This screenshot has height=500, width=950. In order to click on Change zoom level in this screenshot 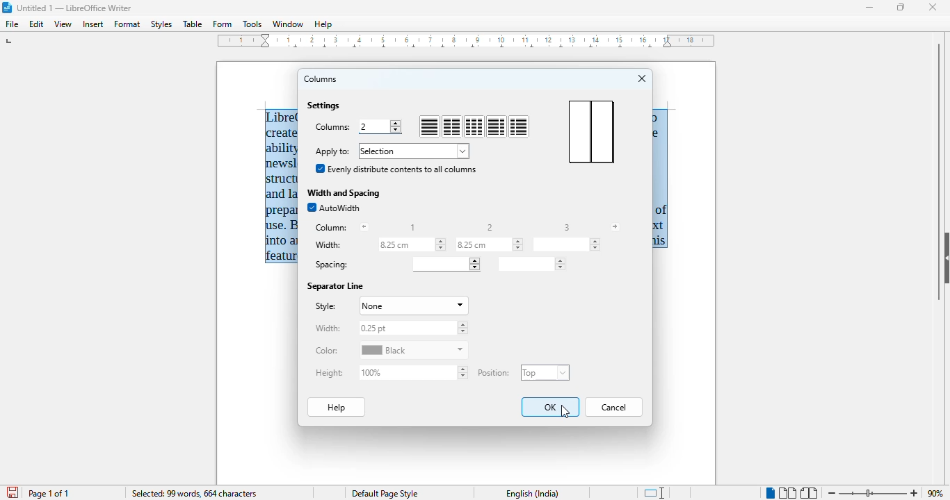, I will do `click(873, 493)`.